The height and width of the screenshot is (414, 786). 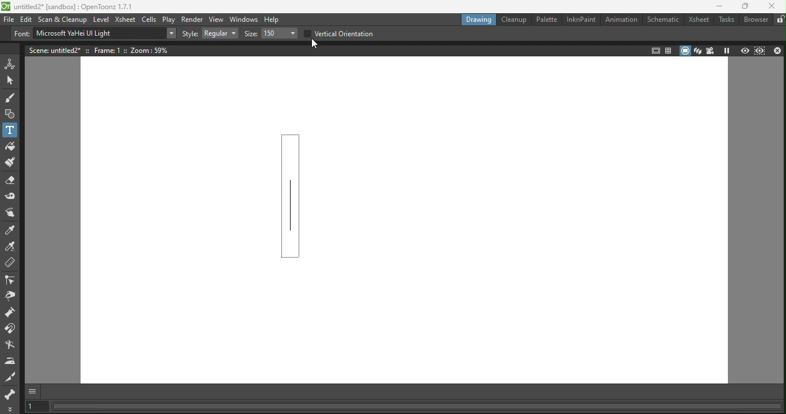 What do you see at coordinates (28, 20) in the screenshot?
I see `edit` at bounding box center [28, 20].